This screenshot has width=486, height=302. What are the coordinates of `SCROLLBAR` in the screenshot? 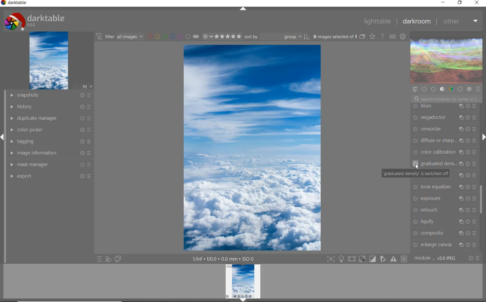 It's located at (482, 199).